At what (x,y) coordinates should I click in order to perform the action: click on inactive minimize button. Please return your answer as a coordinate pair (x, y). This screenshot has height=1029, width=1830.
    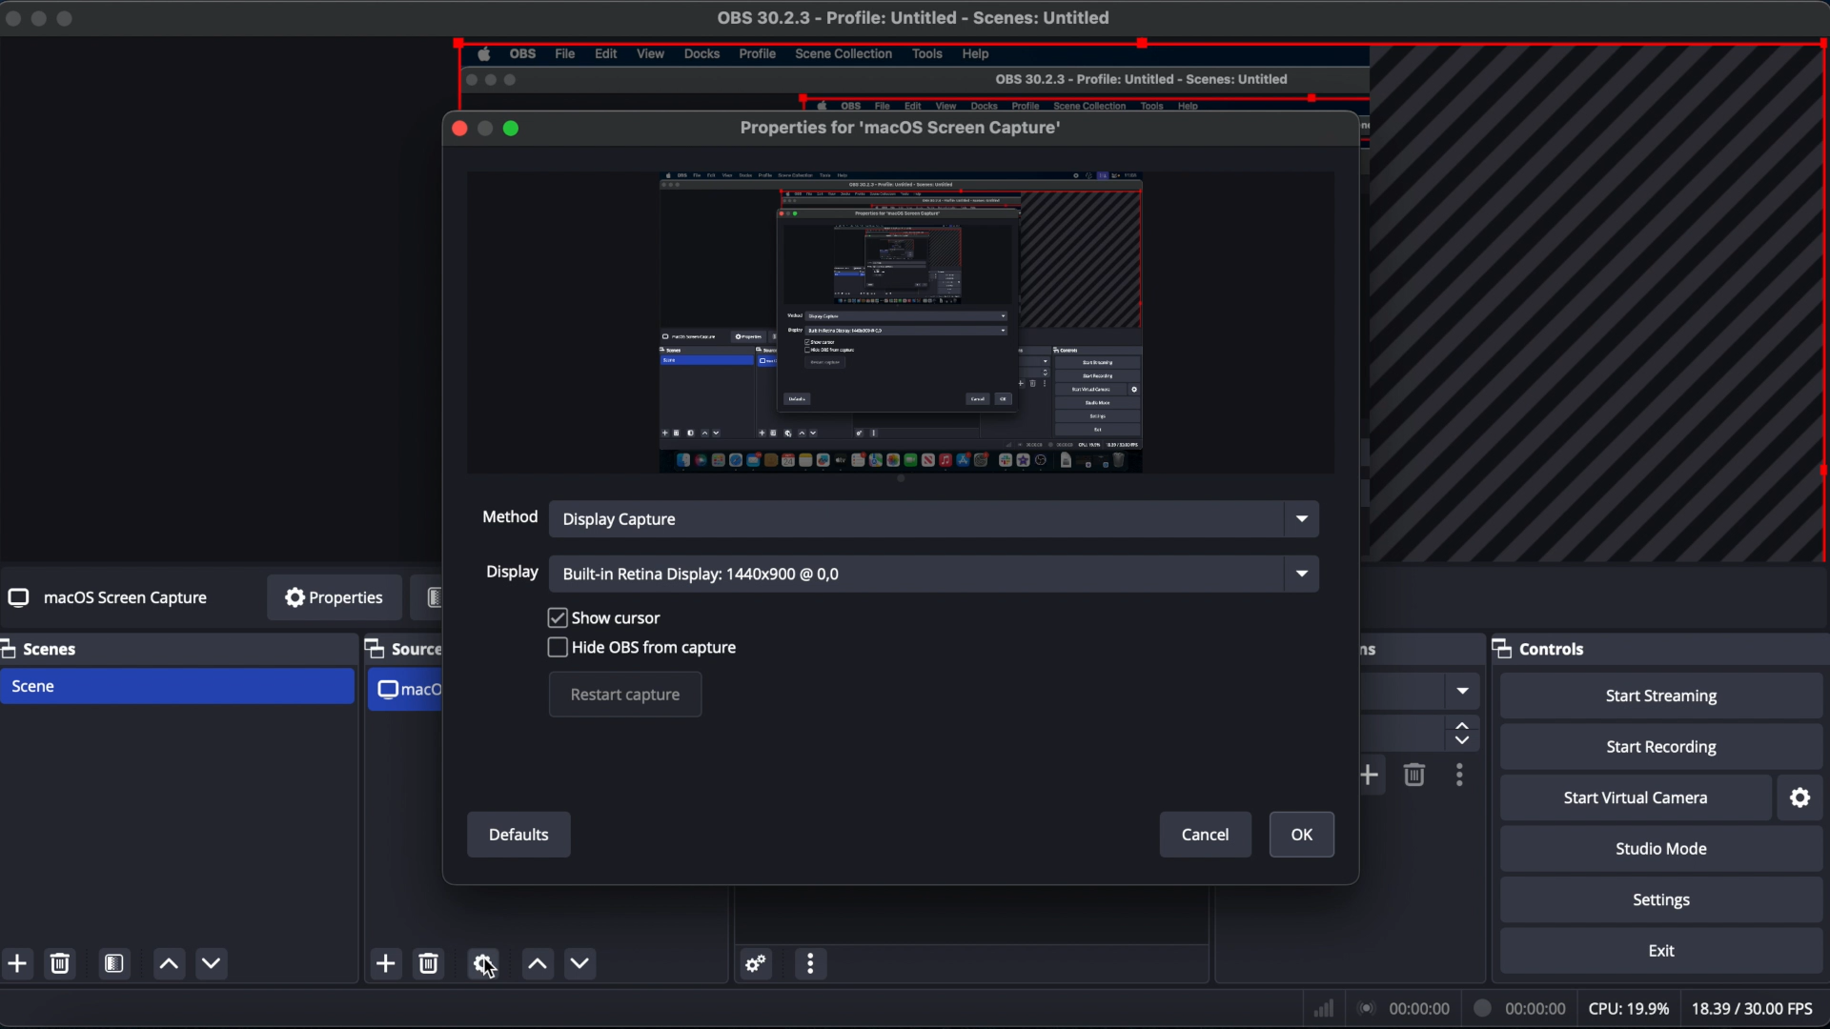
    Looking at the image, I should click on (484, 129).